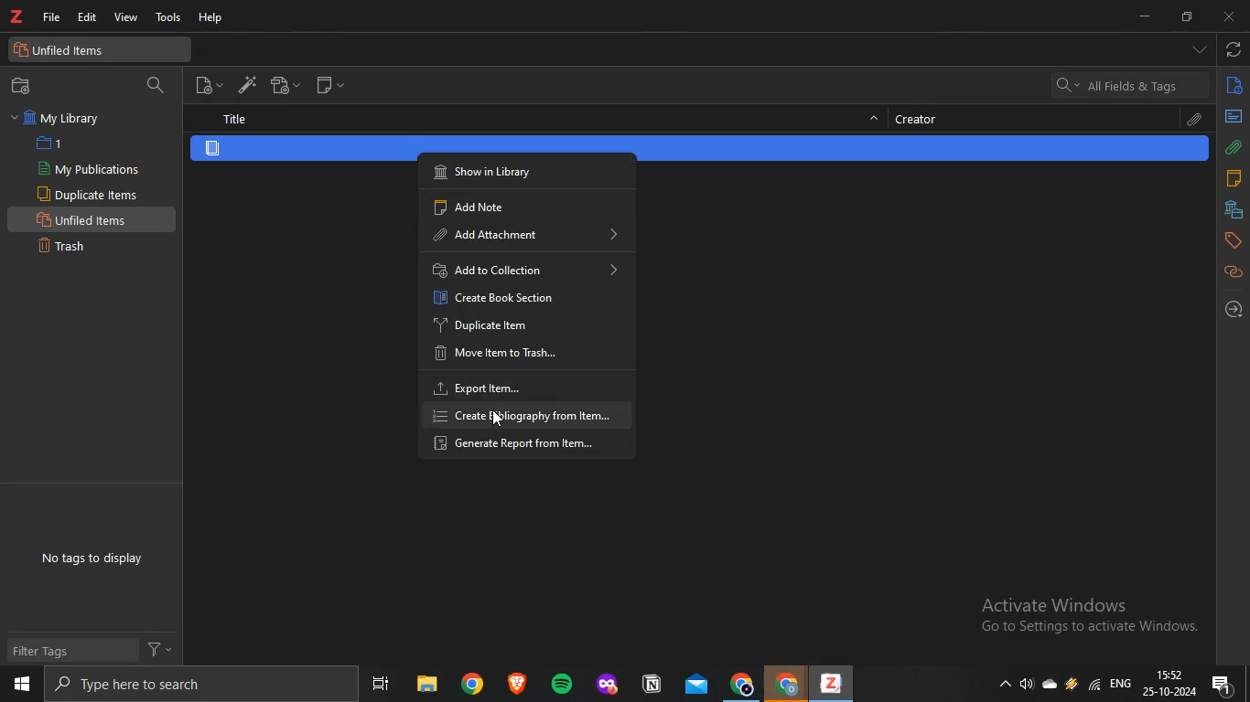 The width and height of the screenshot is (1250, 702). What do you see at coordinates (1029, 685) in the screenshot?
I see `speakers` at bounding box center [1029, 685].